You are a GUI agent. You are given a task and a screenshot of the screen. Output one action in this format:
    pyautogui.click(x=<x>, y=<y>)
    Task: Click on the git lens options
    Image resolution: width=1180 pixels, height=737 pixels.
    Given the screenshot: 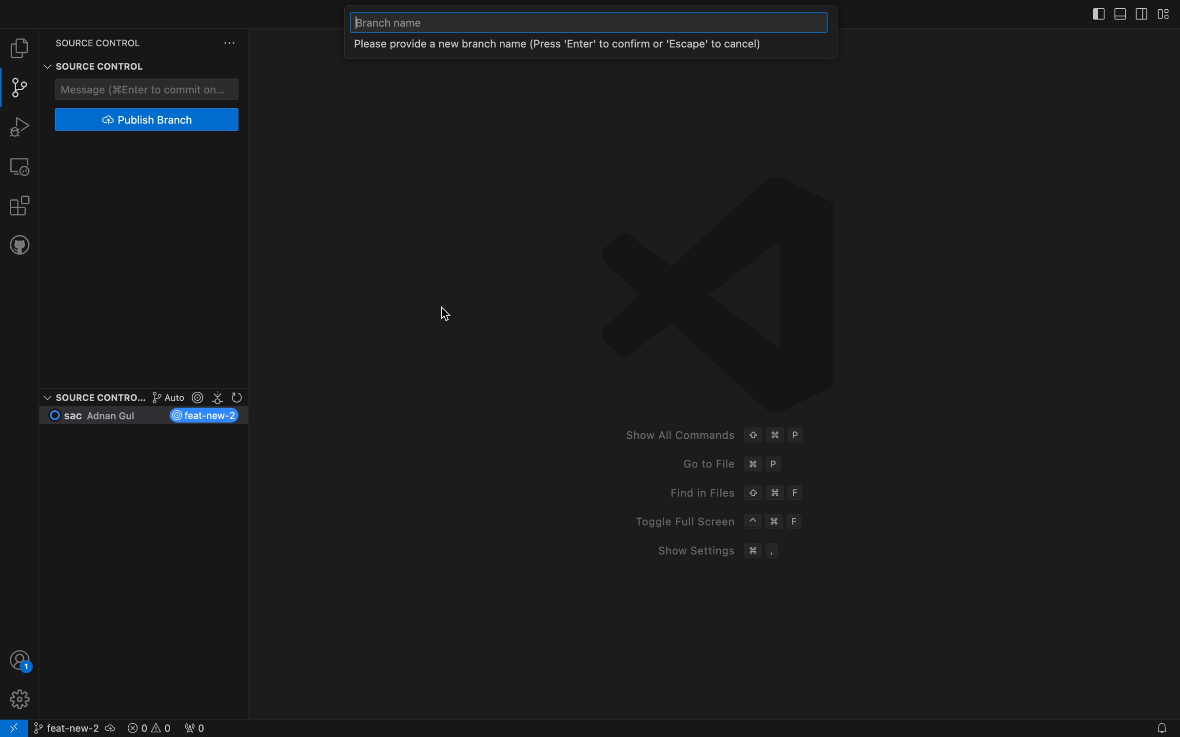 What is the action you would take?
    pyautogui.click(x=194, y=398)
    